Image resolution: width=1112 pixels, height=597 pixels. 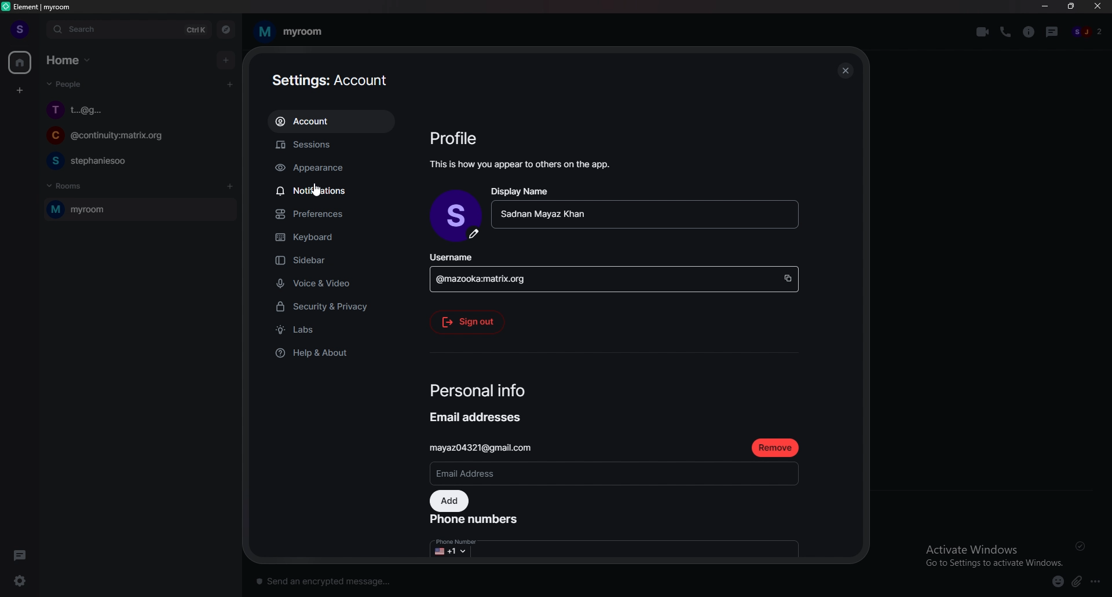 What do you see at coordinates (329, 330) in the screenshot?
I see `labs` at bounding box center [329, 330].